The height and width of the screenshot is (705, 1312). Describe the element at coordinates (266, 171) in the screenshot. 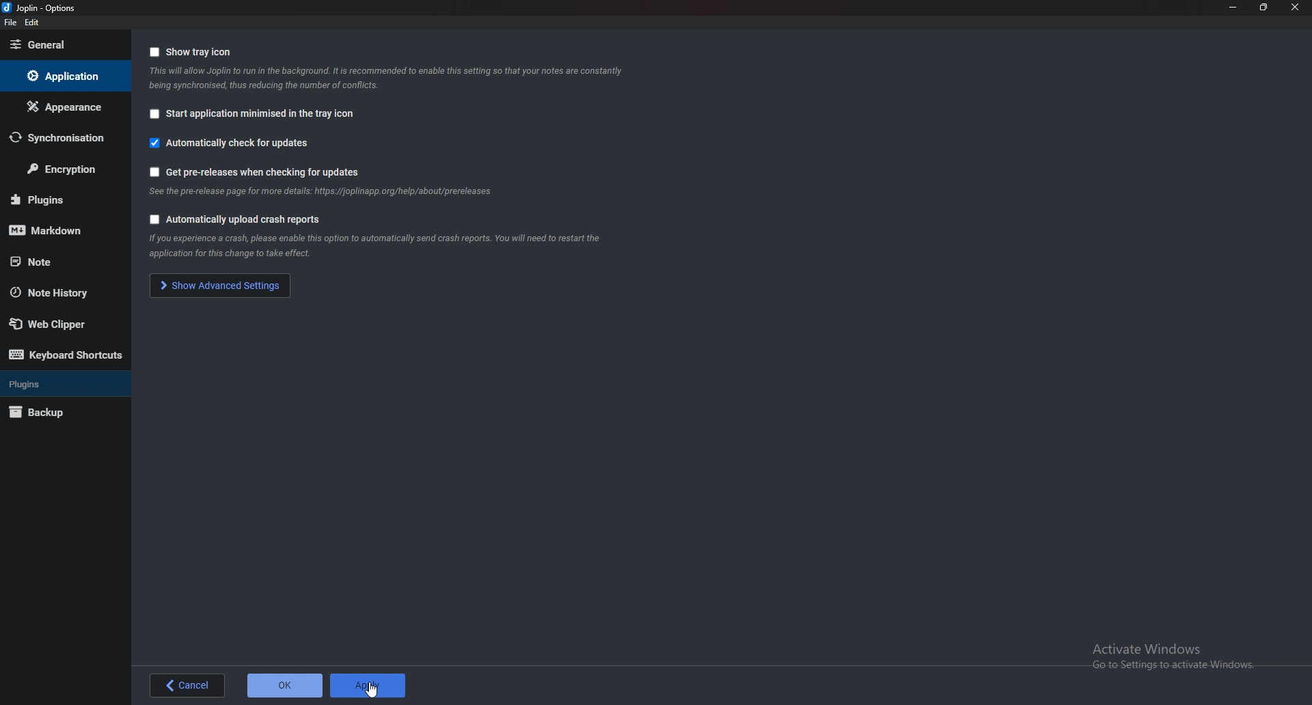

I see `Get pre releases when check` at that location.